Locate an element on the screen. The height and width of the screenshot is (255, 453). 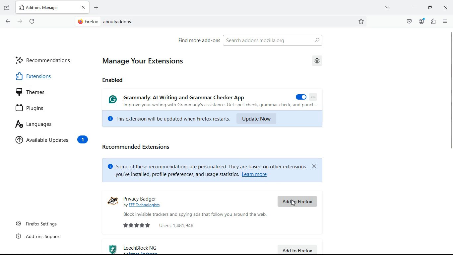
Search addons.mozilla.org is located at coordinates (272, 40).